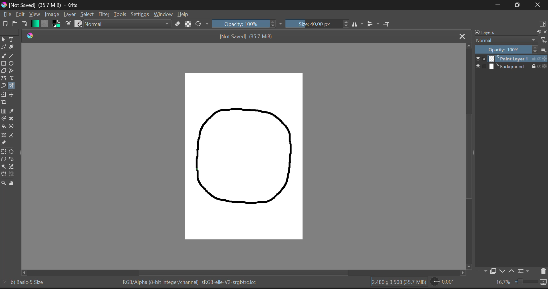 Image resolution: width=548 pixels, height=289 pixels. I want to click on Polylines, so click(12, 71).